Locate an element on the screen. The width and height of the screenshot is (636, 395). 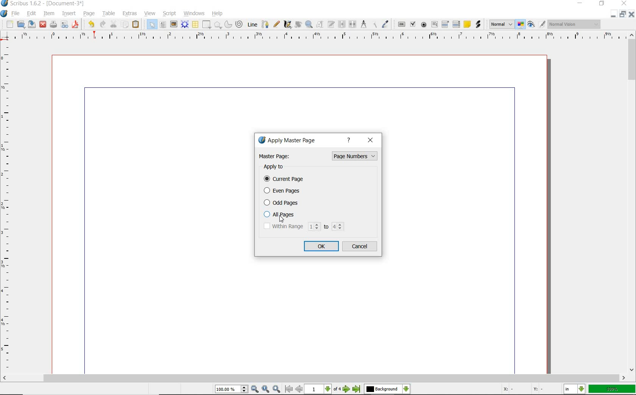
all pages is located at coordinates (304, 215).